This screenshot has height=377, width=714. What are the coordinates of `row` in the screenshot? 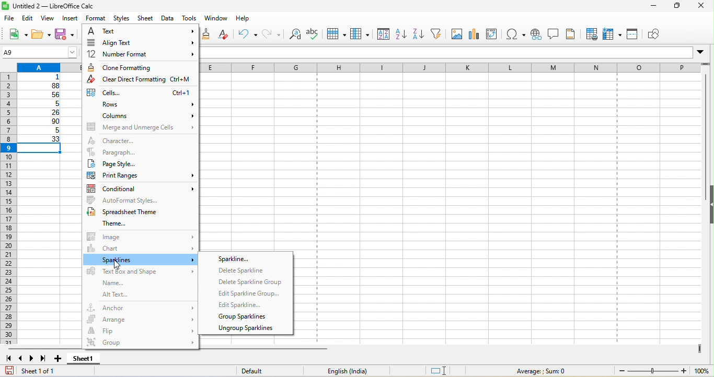 It's located at (335, 35).